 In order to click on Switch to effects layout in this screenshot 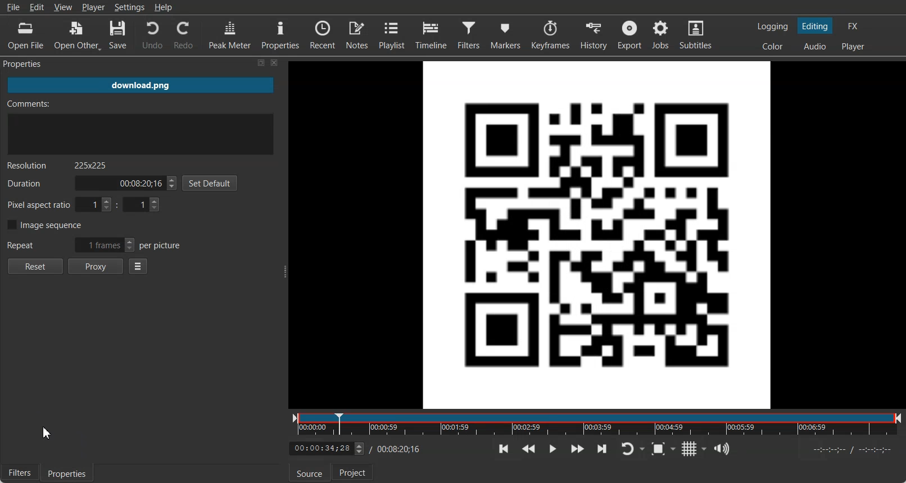, I will do `click(856, 25)`.